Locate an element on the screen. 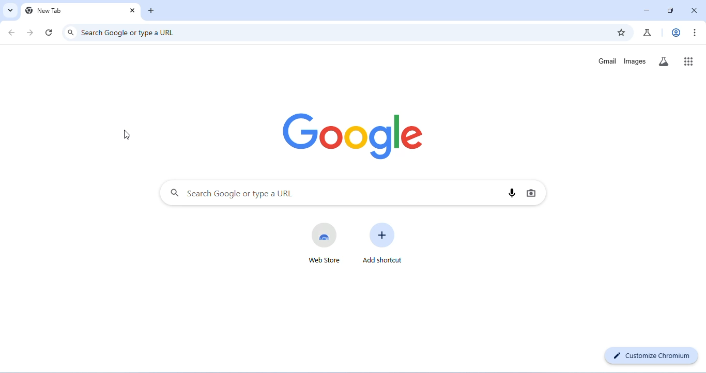  close is located at coordinates (133, 12).